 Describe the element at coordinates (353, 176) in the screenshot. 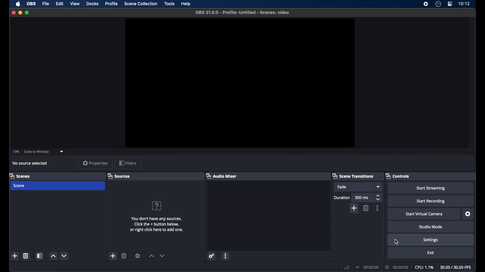

I see `scene transitions` at that location.